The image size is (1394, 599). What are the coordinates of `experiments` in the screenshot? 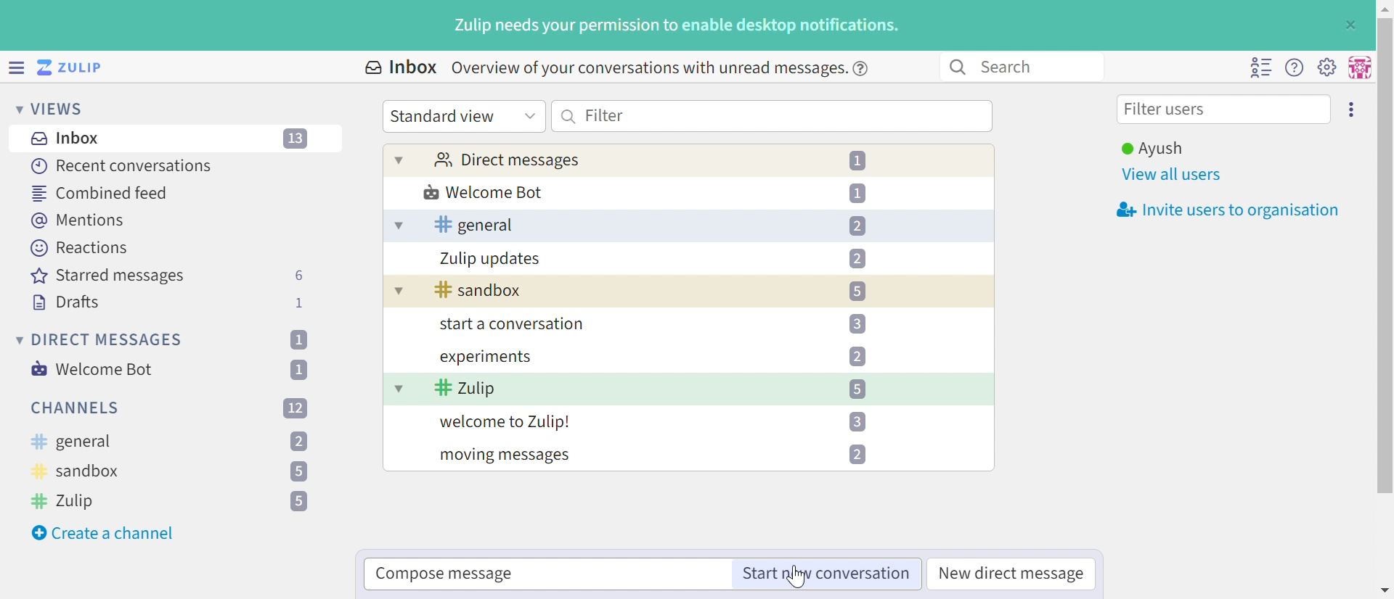 It's located at (484, 358).